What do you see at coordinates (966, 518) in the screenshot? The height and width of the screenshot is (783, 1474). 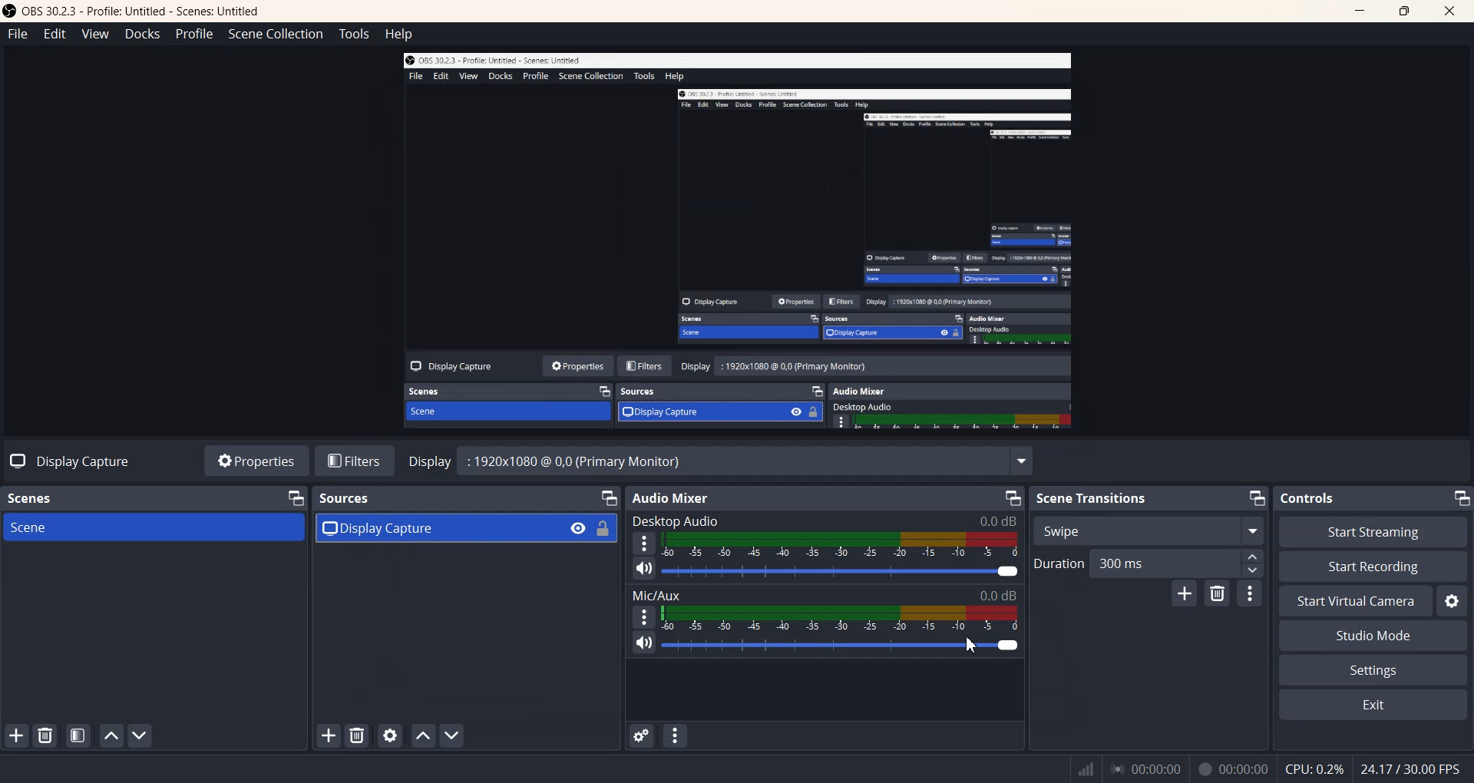 I see `Desktop Audio` at bounding box center [966, 518].